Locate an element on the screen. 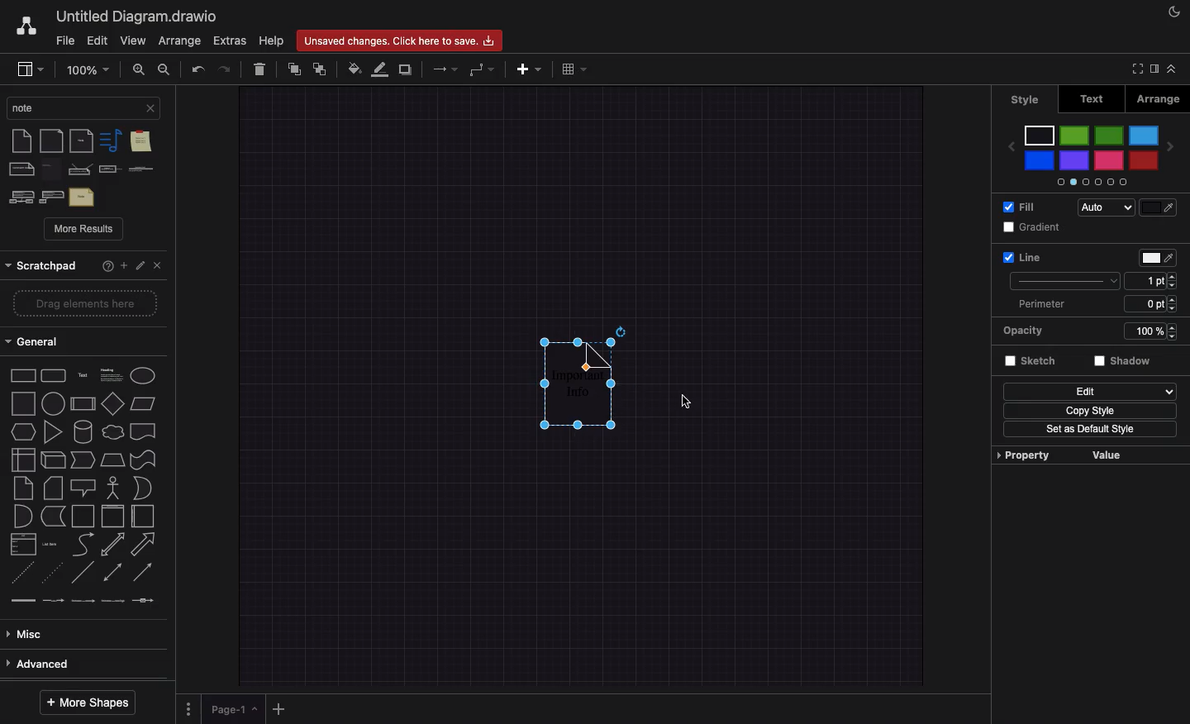  Text is located at coordinates (1095, 99).